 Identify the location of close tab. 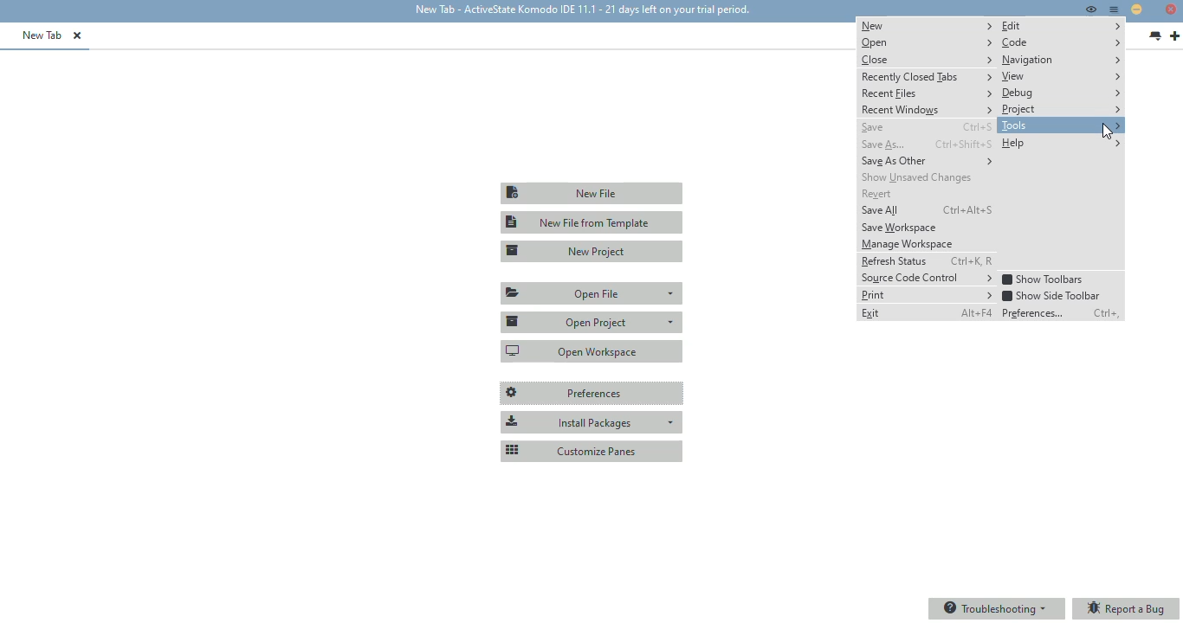
(77, 35).